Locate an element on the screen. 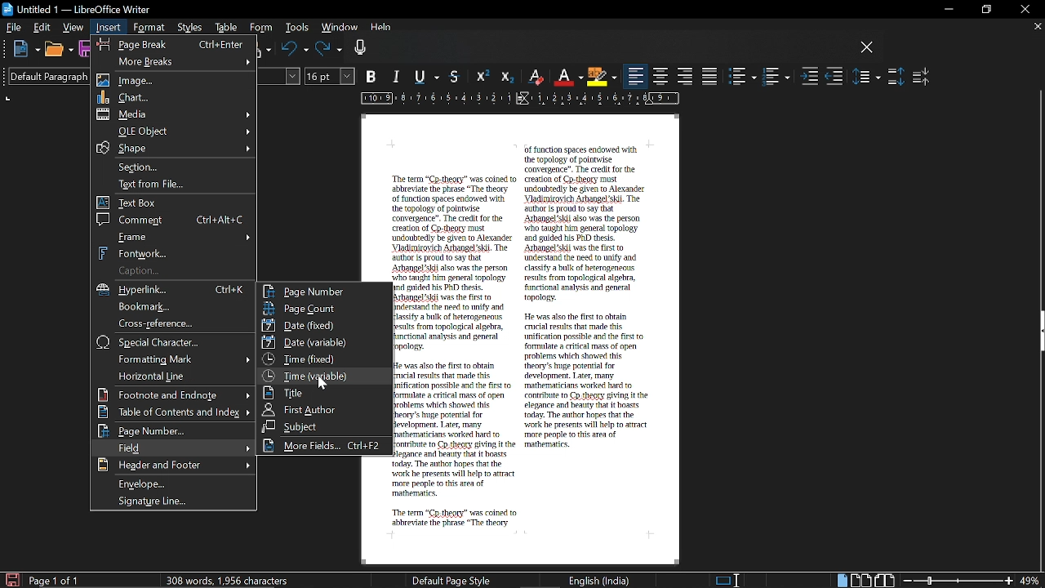  306 words, 1956 characters is located at coordinates (230, 580).